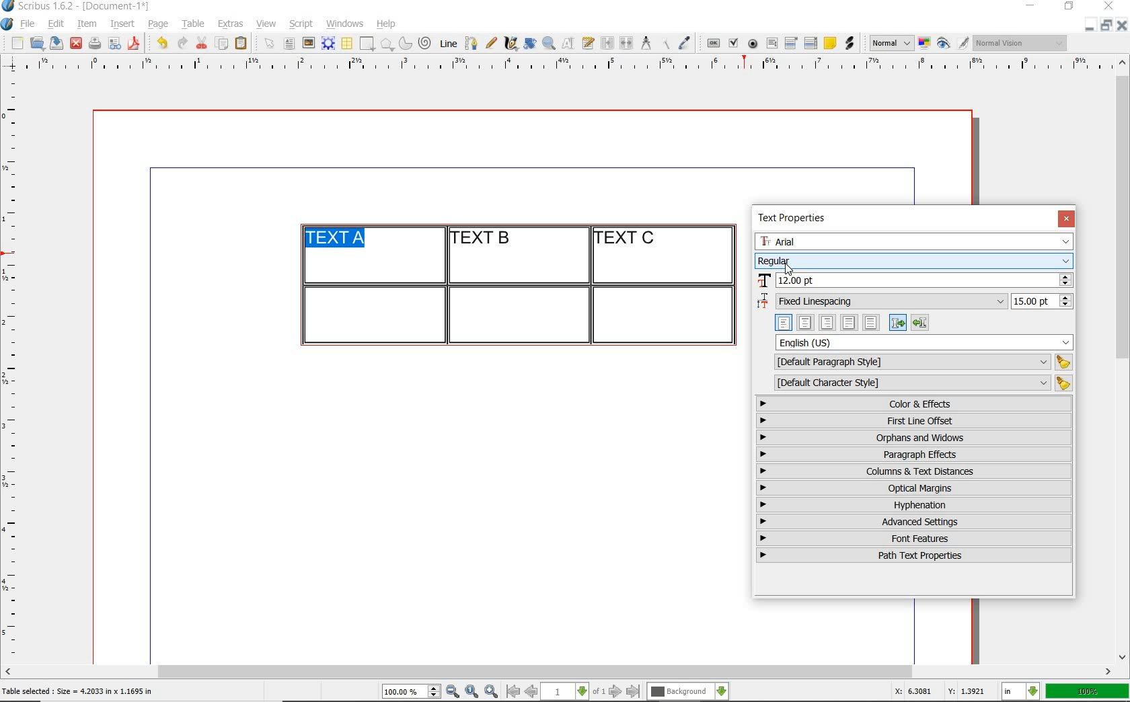 This screenshot has width=1130, height=702. Describe the element at coordinates (588, 42) in the screenshot. I see `edit text with story editor` at that location.